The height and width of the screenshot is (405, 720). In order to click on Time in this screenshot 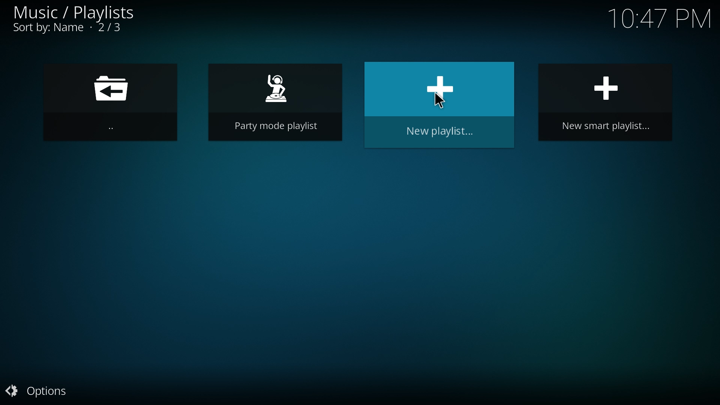, I will do `click(662, 19)`.